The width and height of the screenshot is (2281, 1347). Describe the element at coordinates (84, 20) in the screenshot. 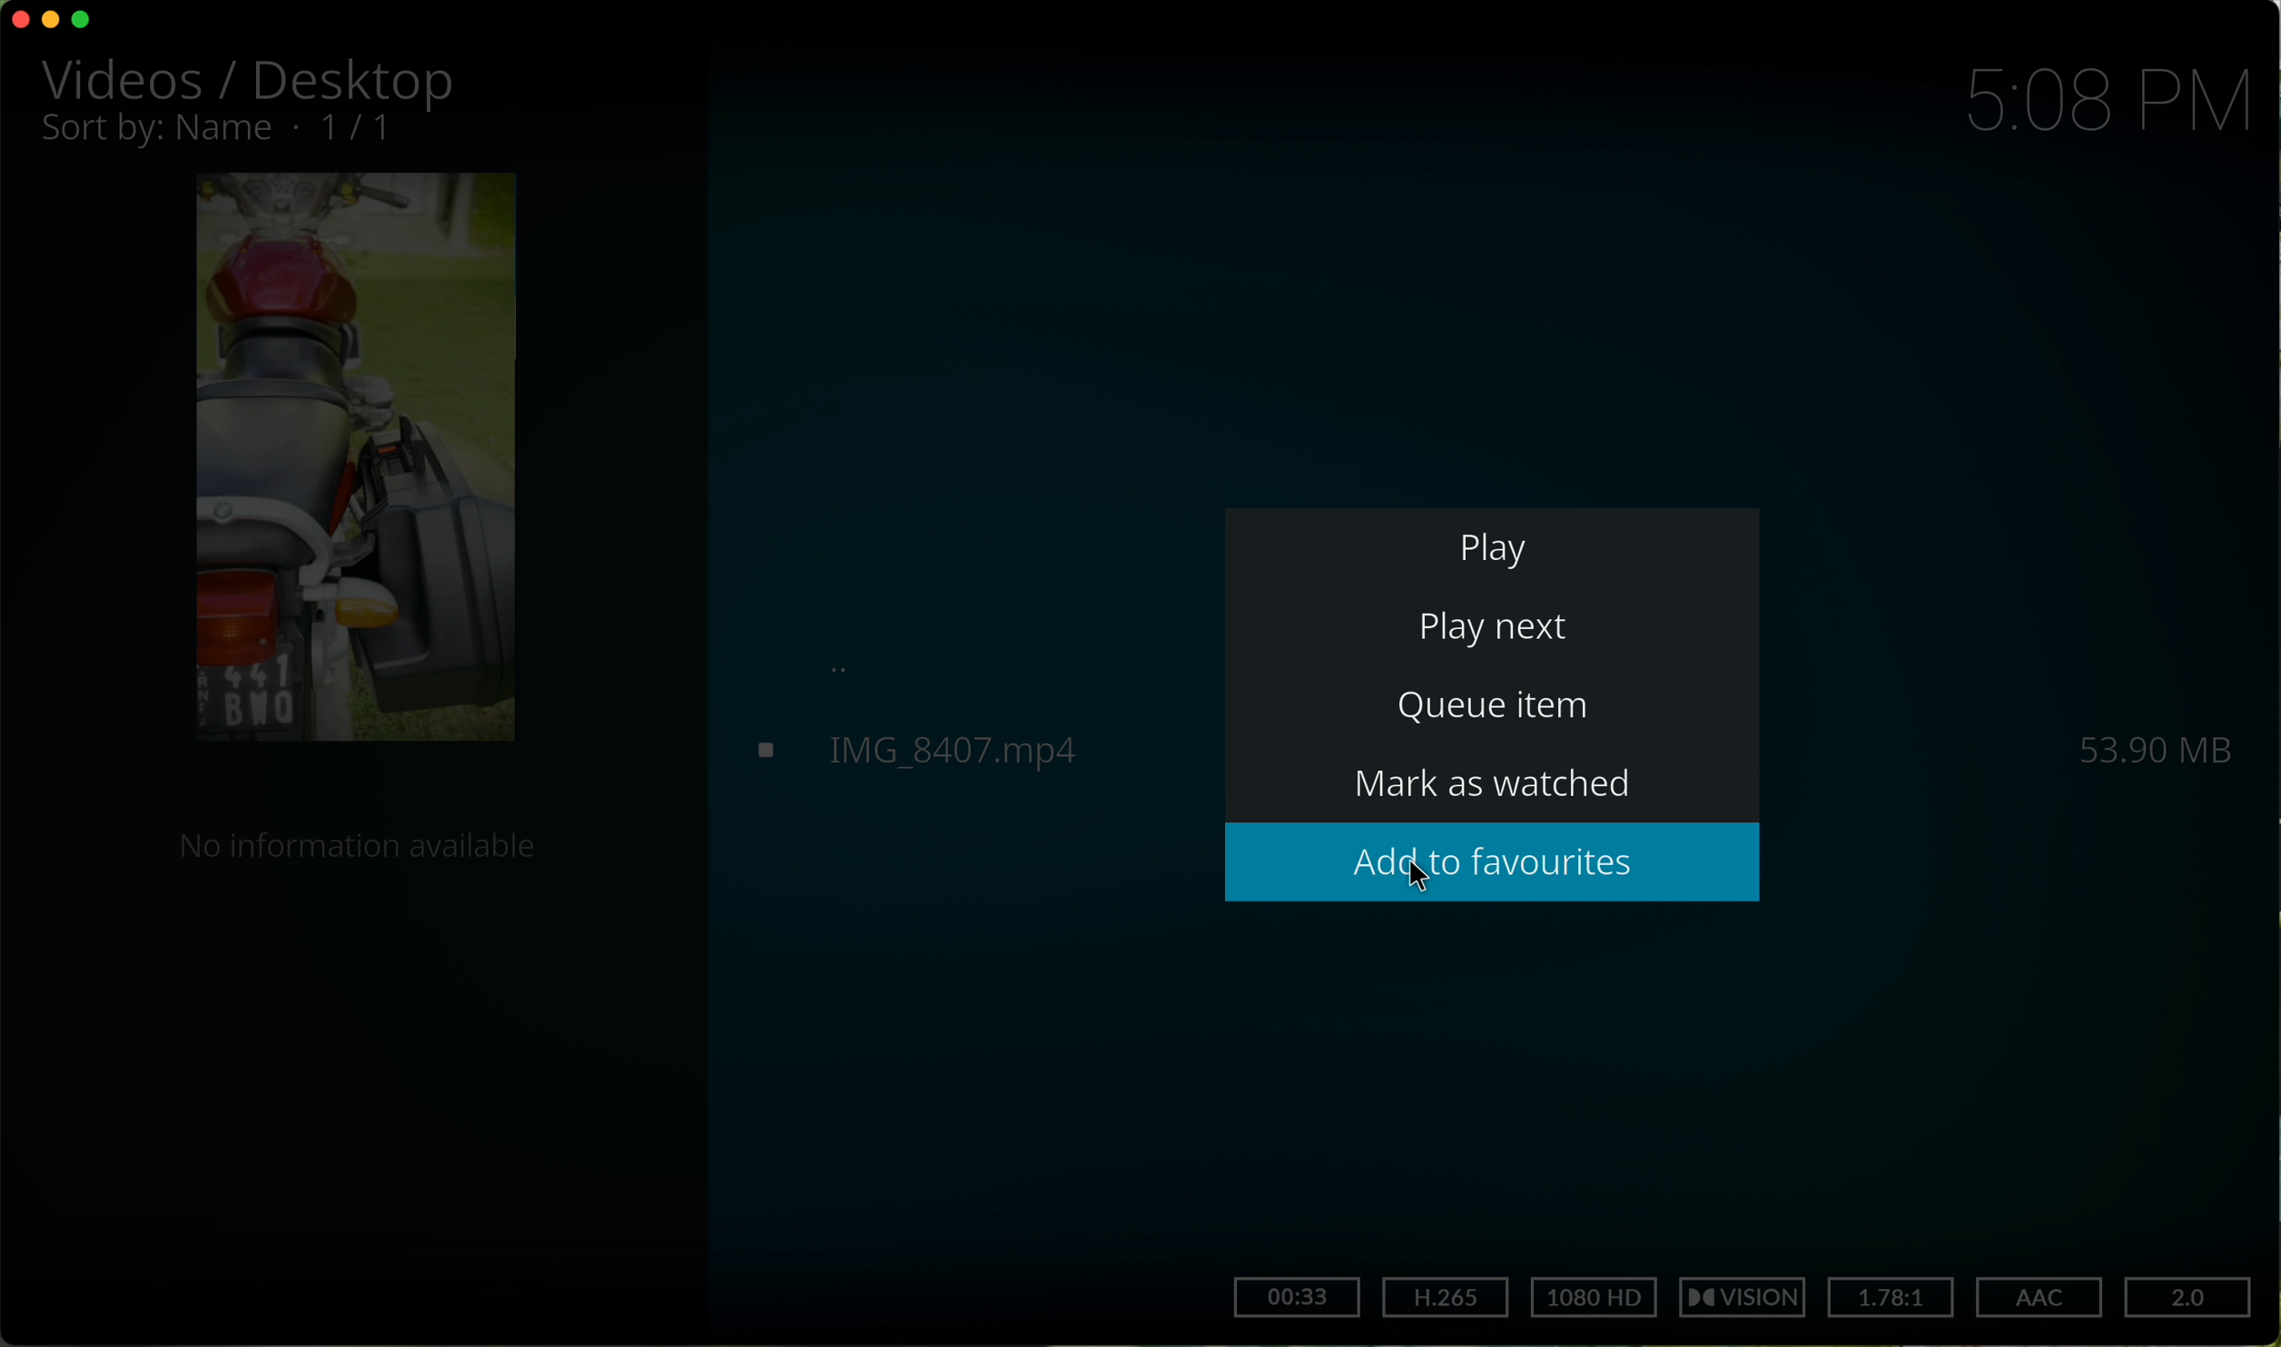

I see `maximize` at that location.